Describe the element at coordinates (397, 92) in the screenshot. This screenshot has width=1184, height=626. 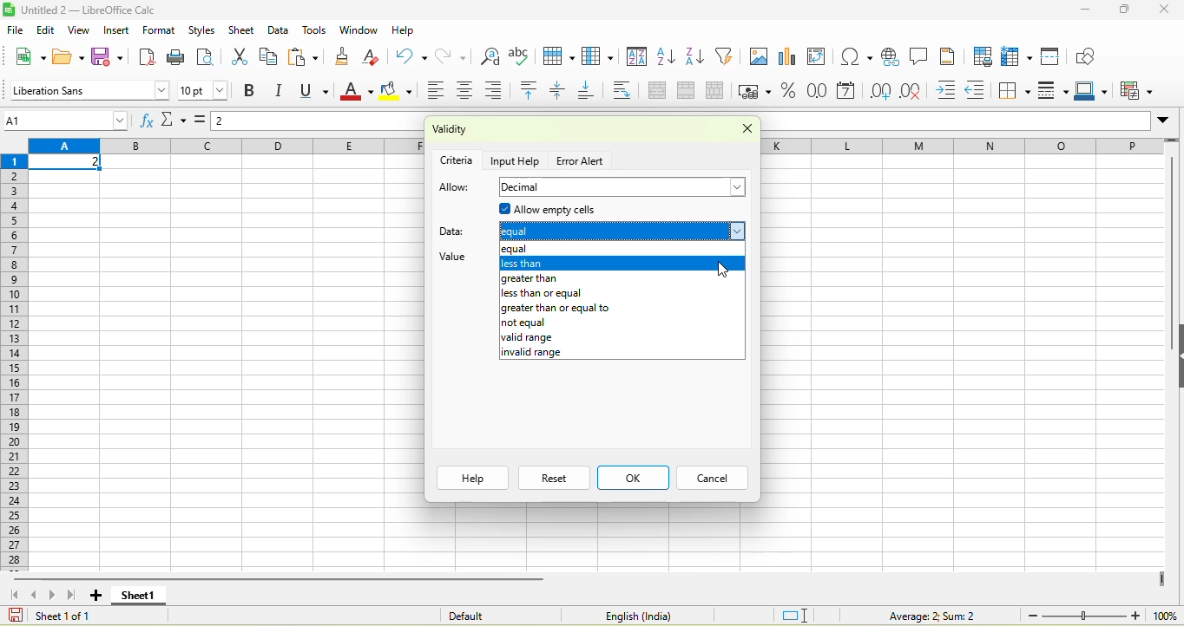
I see `background color` at that location.